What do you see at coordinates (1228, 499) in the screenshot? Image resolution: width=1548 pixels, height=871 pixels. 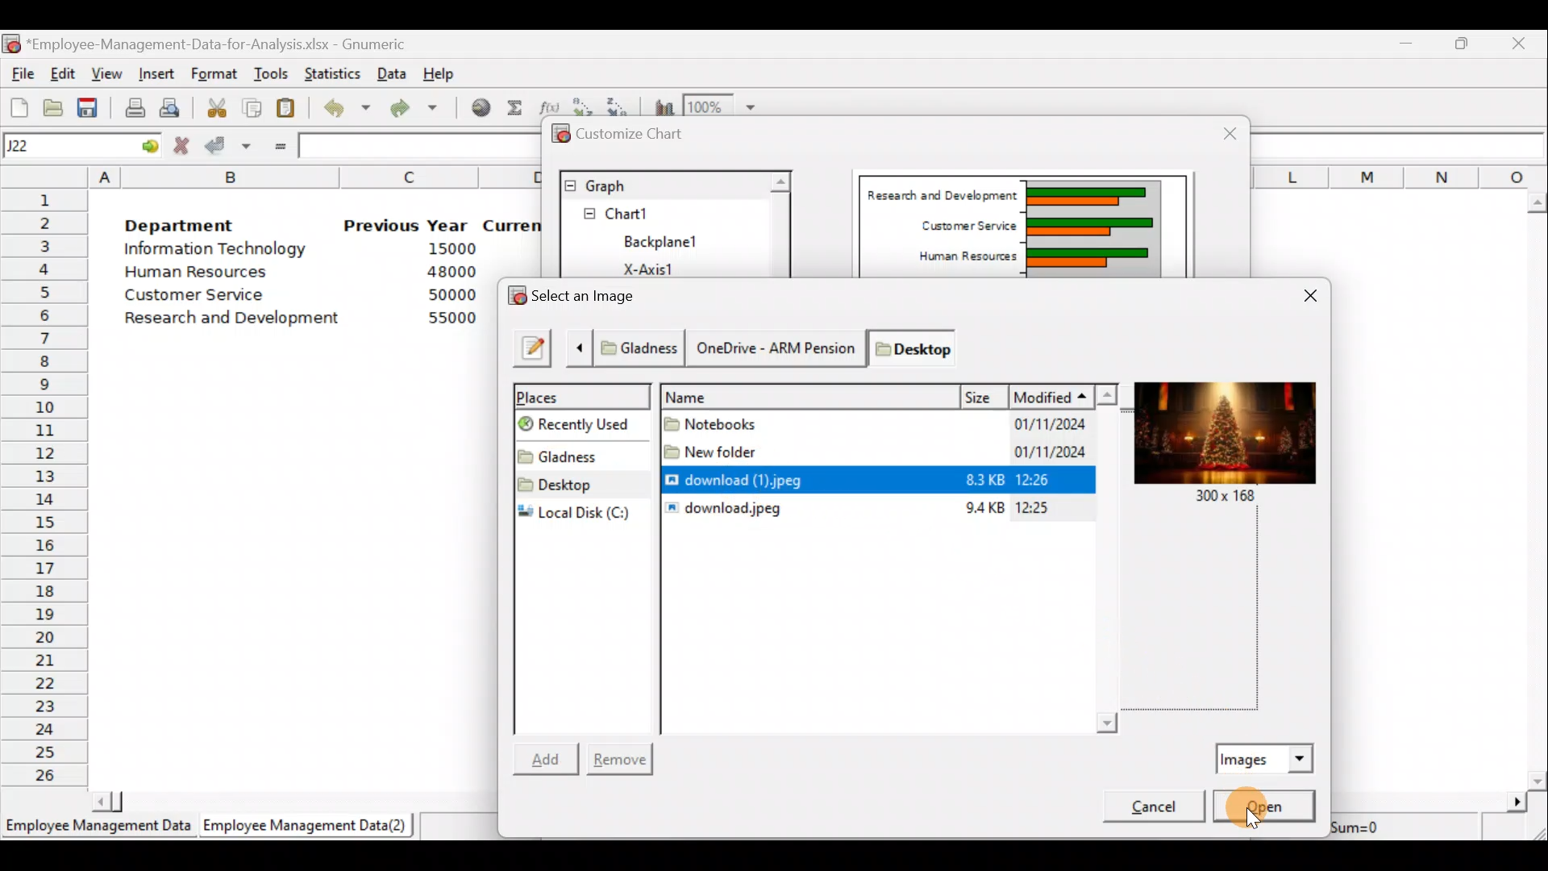 I see `30x 168` at bounding box center [1228, 499].